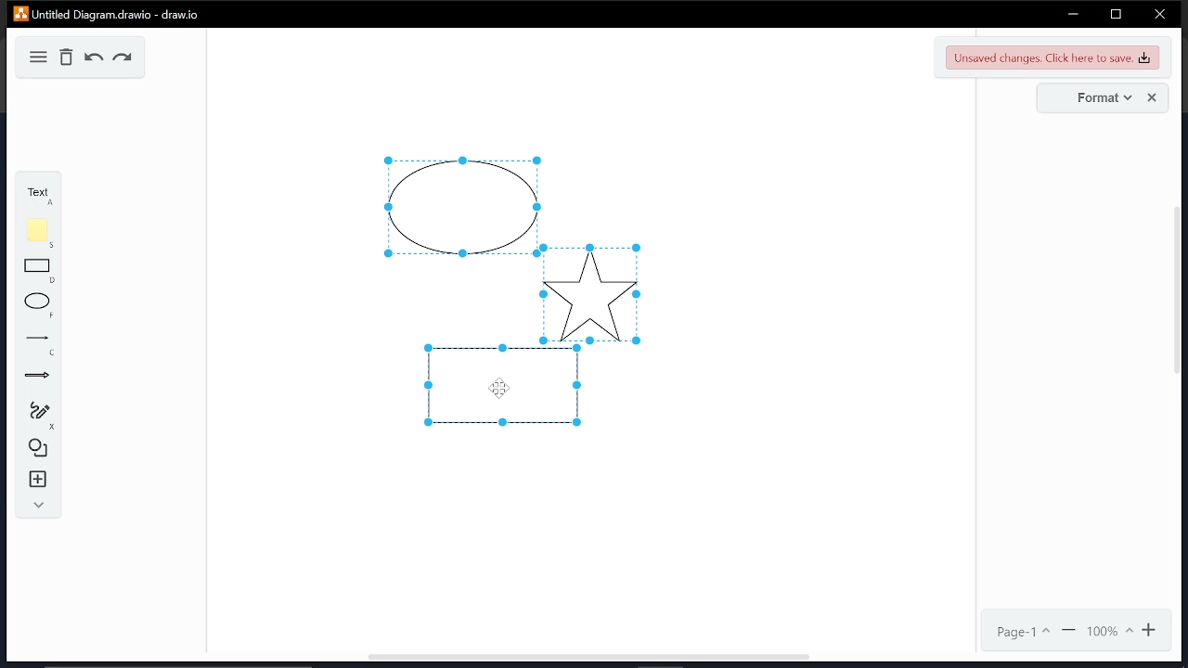 The width and height of the screenshot is (1188, 668). What do you see at coordinates (35, 56) in the screenshot?
I see `diagram` at bounding box center [35, 56].